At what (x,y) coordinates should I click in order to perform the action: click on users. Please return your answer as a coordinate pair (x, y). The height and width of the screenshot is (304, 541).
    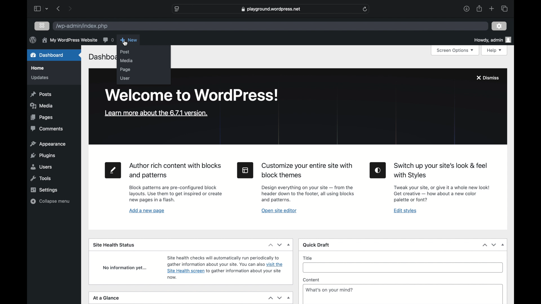
    Looking at the image, I should click on (42, 167).